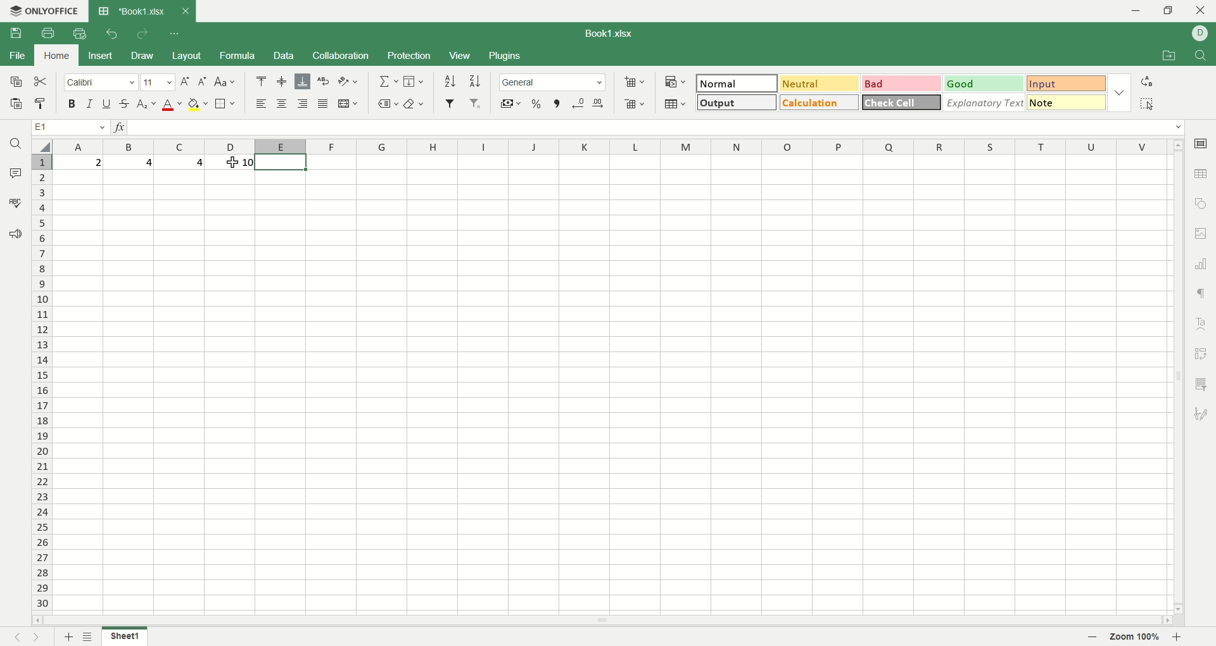  I want to click on orientation, so click(350, 82).